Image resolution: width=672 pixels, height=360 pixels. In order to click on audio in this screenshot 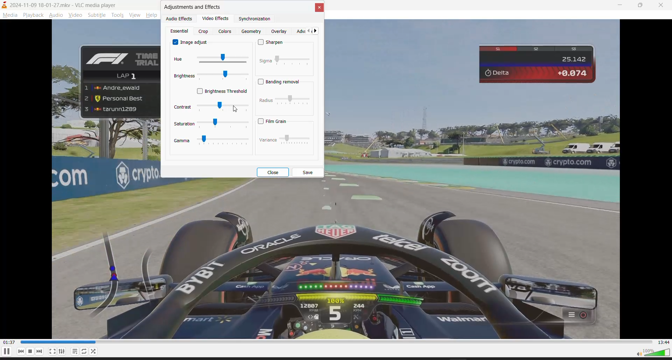, I will do `click(57, 14)`.